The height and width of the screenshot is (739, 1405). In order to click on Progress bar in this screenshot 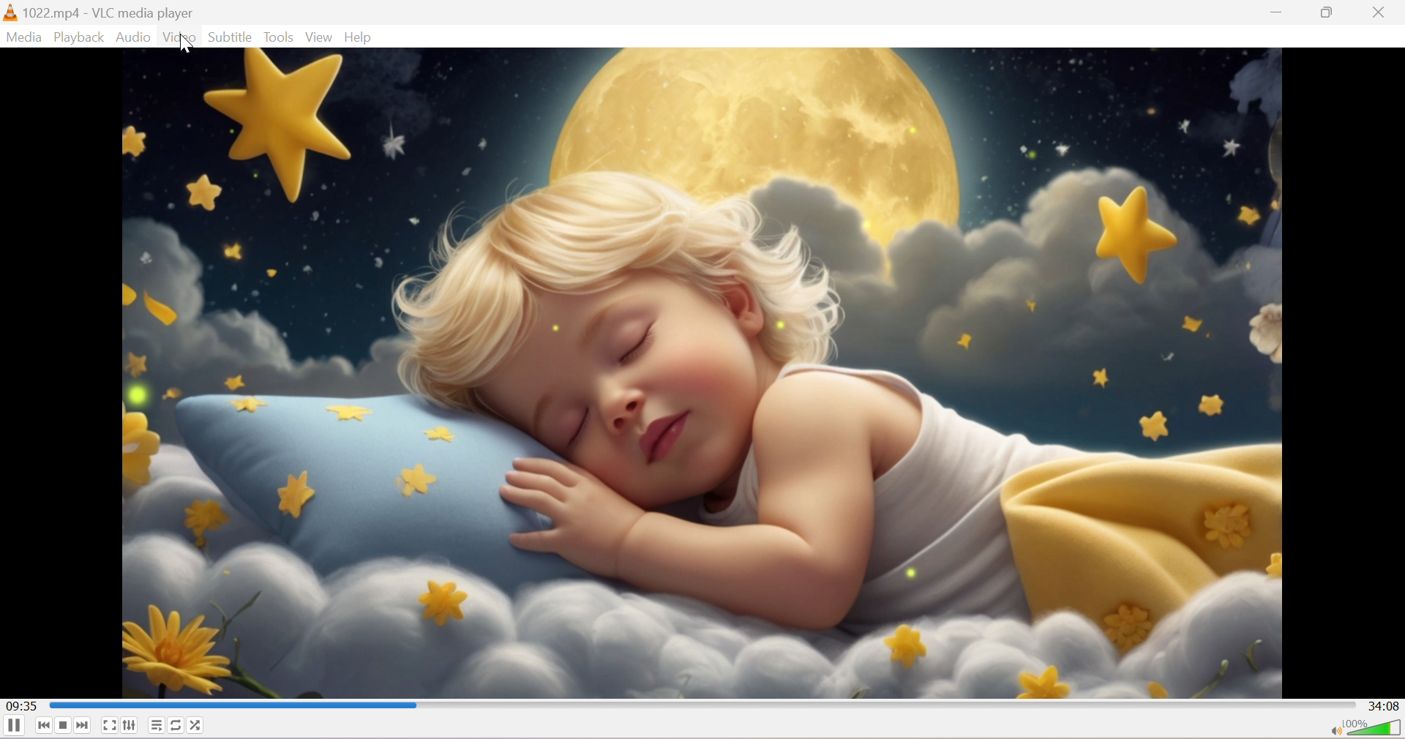, I will do `click(701, 705)`.